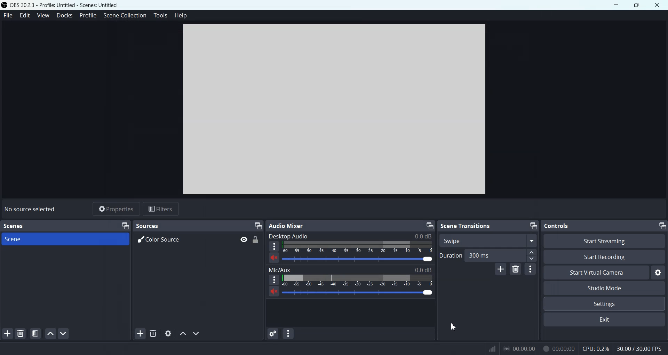 This screenshot has width=668, height=355. I want to click on Audio Mixer menu, so click(288, 333).